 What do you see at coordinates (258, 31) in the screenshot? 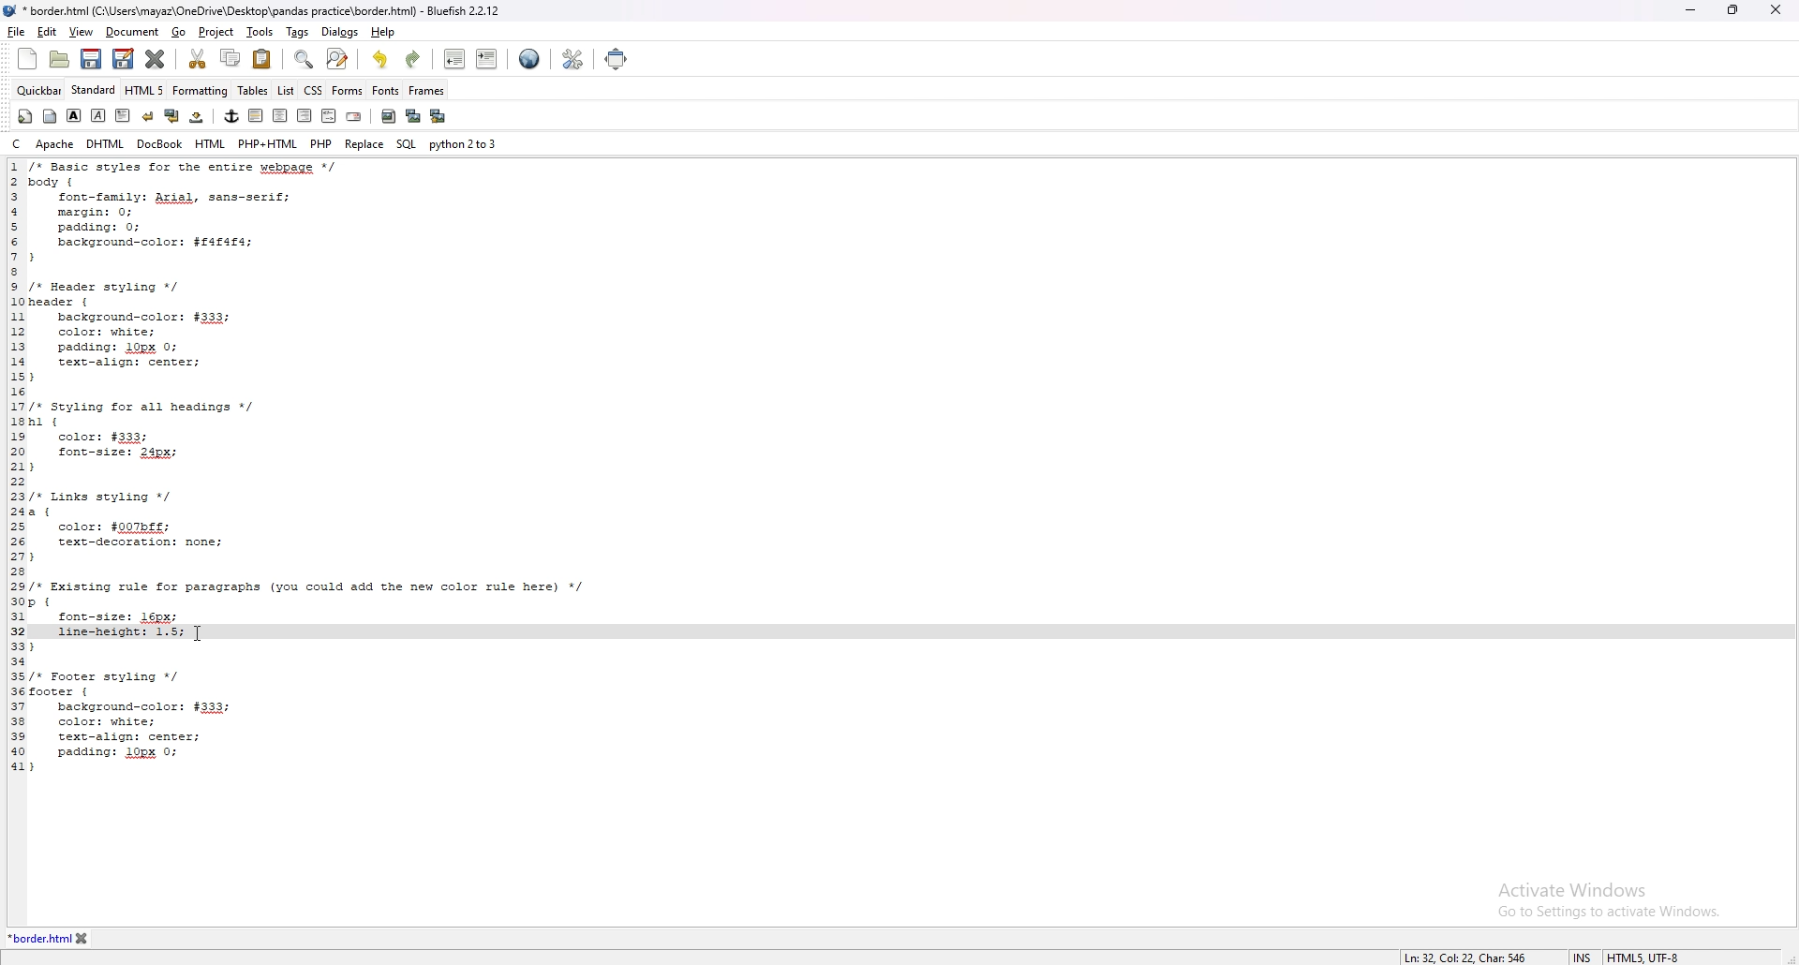
I see `tools` at bounding box center [258, 31].